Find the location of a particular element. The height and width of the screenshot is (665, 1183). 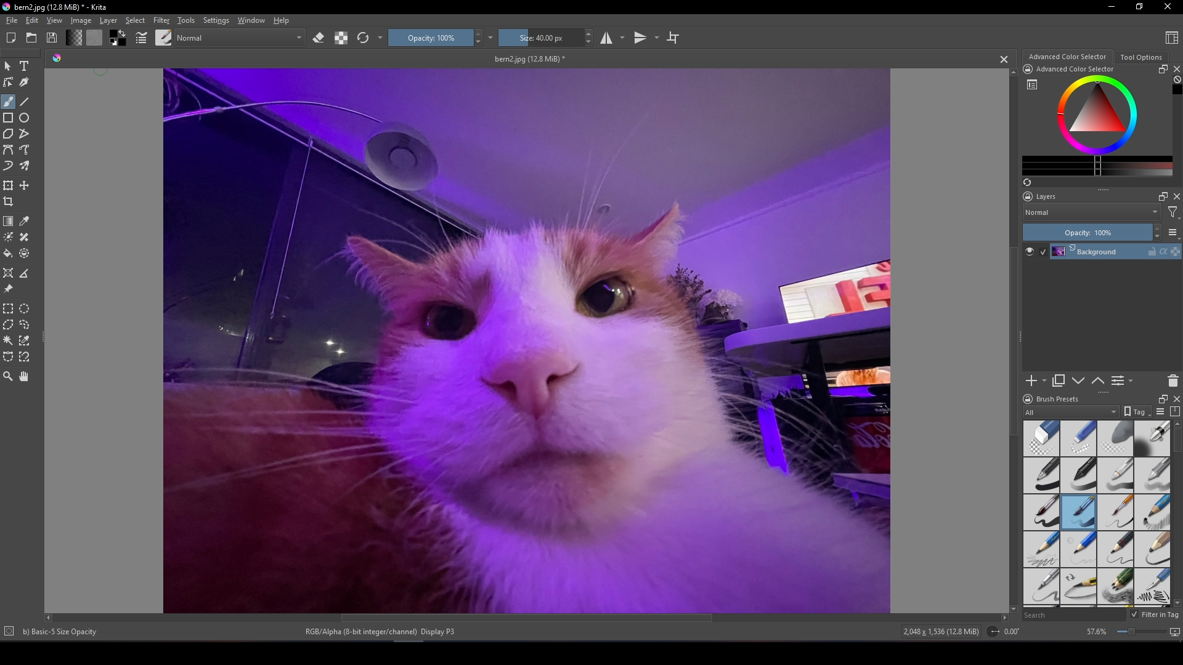

Layer interface slider is located at coordinates (1104, 190).